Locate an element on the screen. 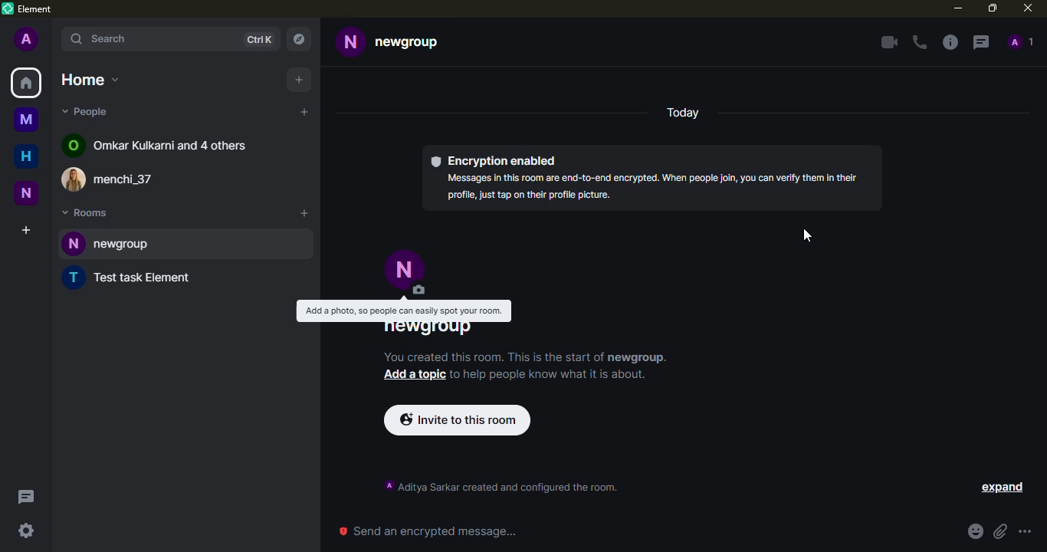  Test task Element is located at coordinates (144, 277).